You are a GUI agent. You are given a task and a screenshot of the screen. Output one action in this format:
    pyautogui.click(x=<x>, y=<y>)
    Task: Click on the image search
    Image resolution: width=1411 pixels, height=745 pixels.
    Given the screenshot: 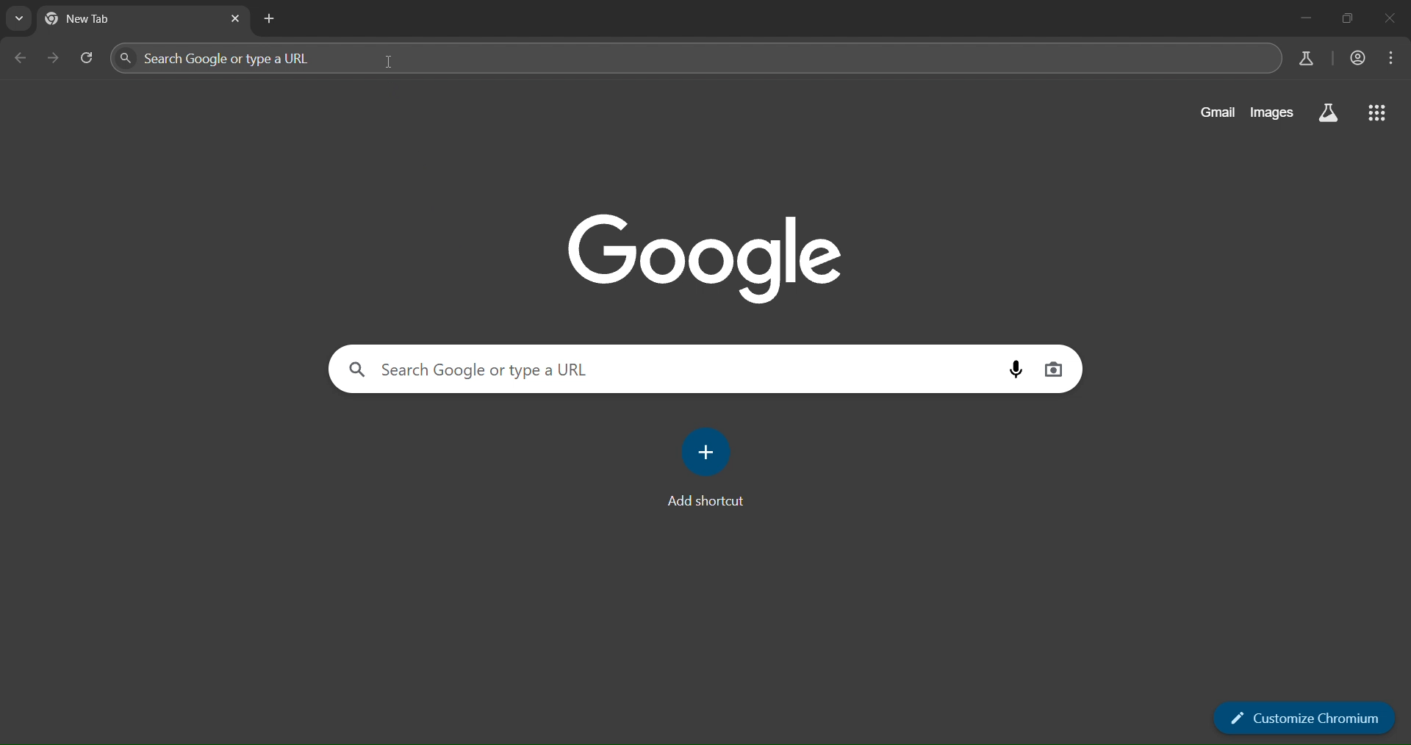 What is the action you would take?
    pyautogui.click(x=1055, y=371)
    